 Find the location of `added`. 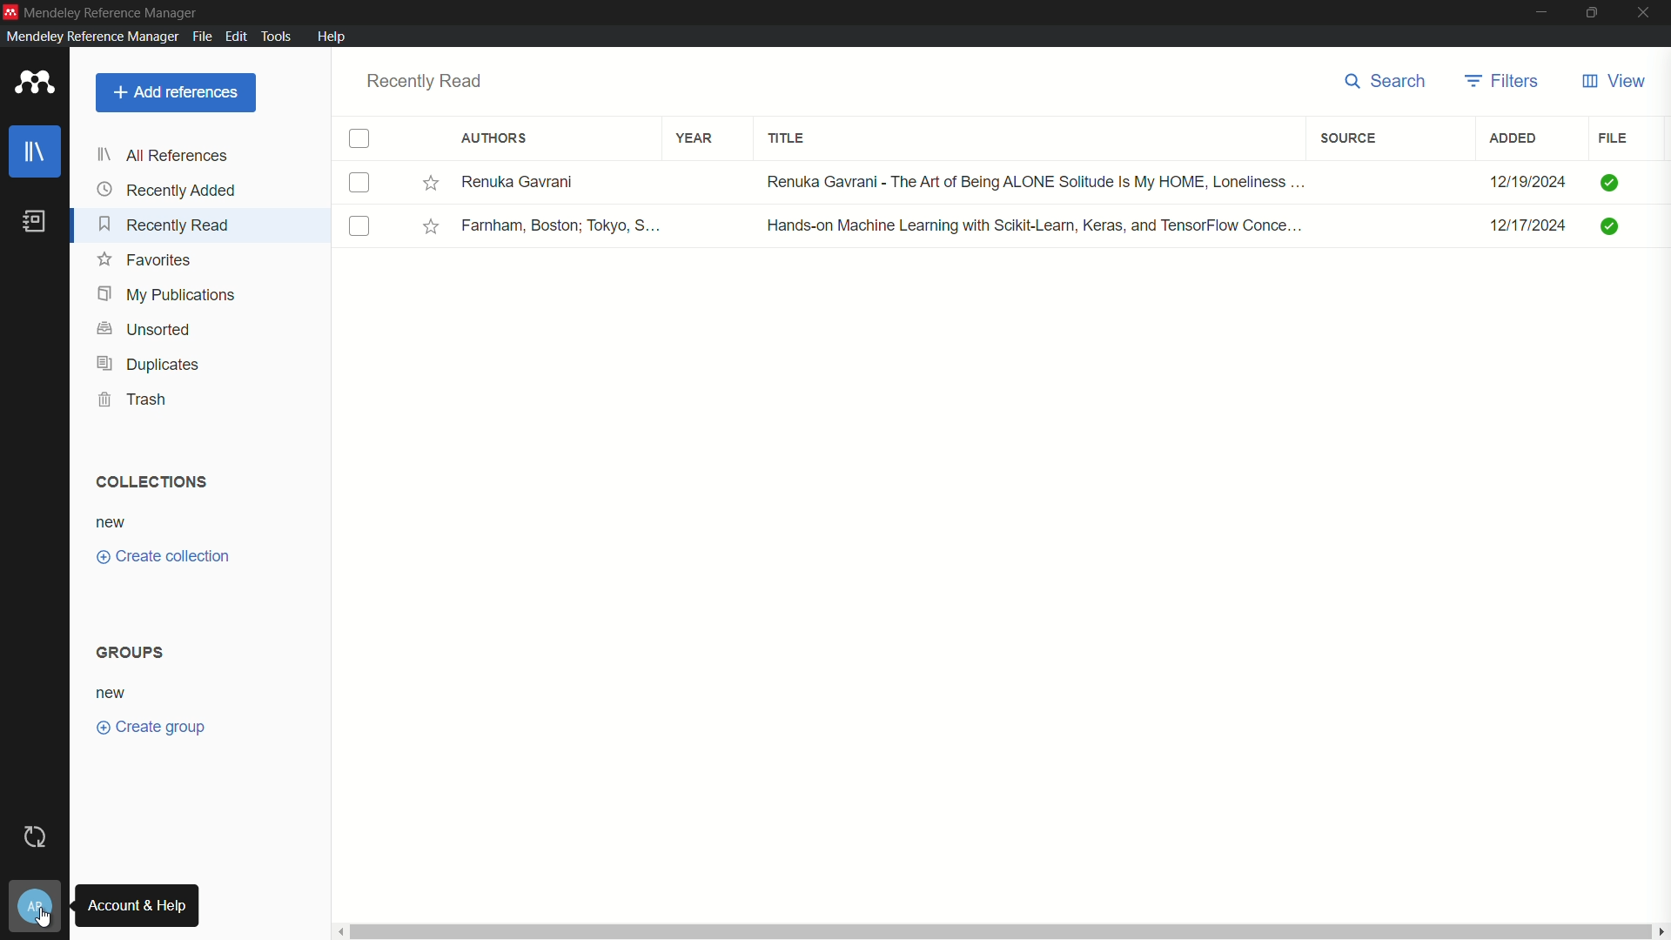

added is located at coordinates (1513, 139).